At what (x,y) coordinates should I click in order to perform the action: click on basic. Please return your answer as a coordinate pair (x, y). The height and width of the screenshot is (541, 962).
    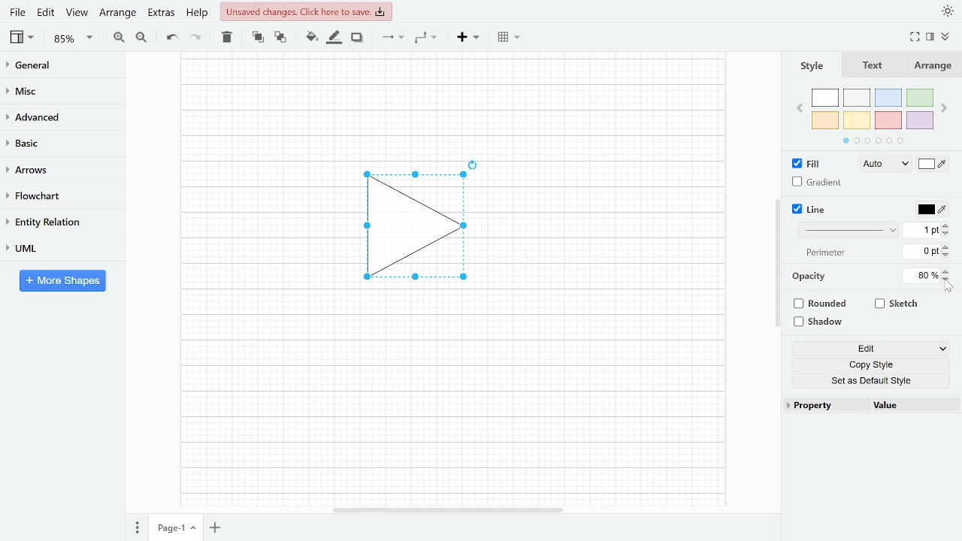
    Looking at the image, I should click on (57, 142).